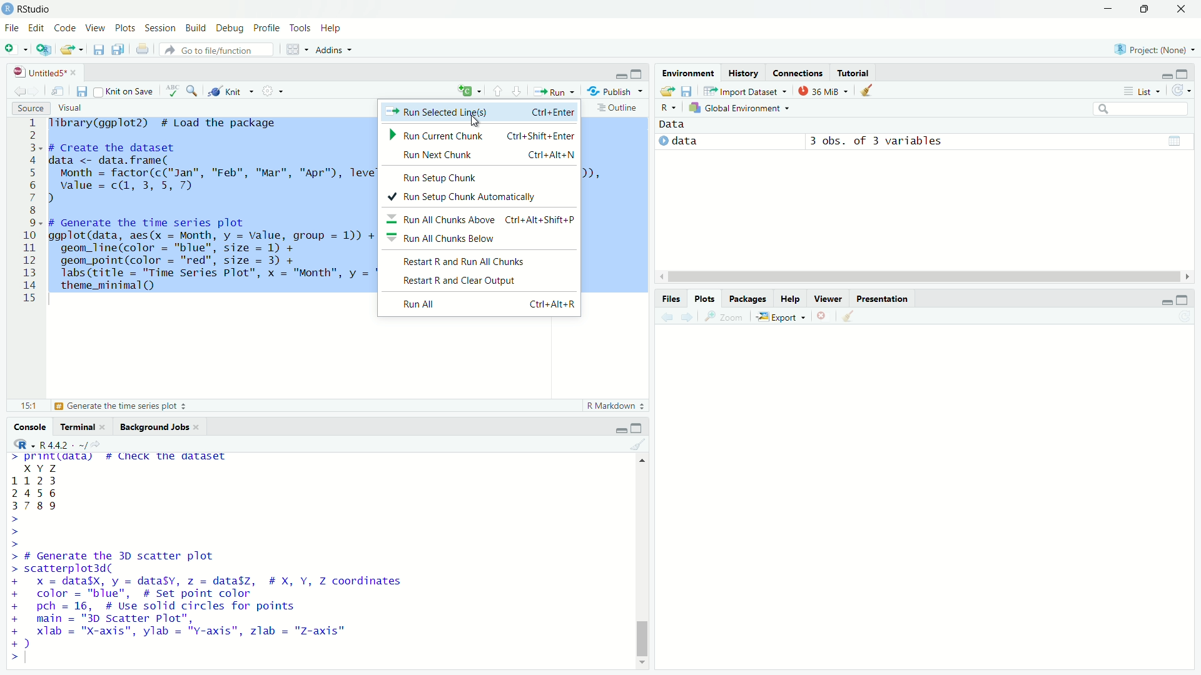 The width and height of the screenshot is (1201, 675). Describe the element at coordinates (33, 657) in the screenshot. I see `typing cursor` at that location.